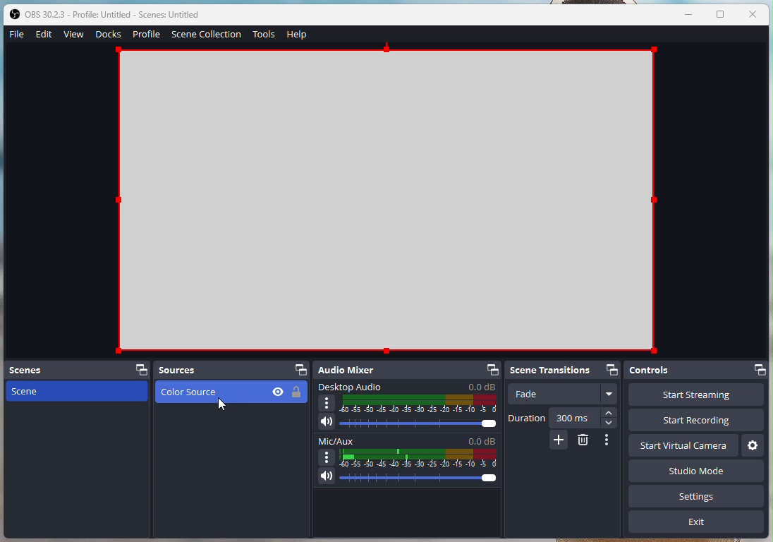 The image size is (773, 542). I want to click on Start Streaming, so click(695, 396).